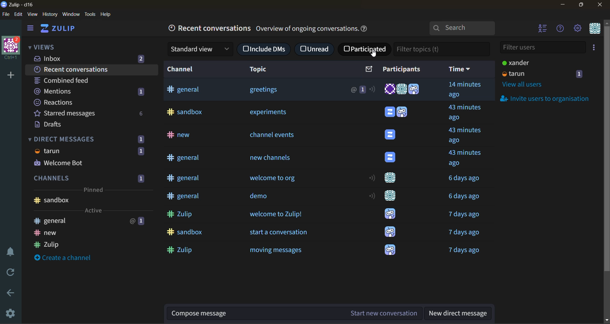 The image size is (610, 324). What do you see at coordinates (535, 74) in the screenshot?
I see `tarun` at bounding box center [535, 74].